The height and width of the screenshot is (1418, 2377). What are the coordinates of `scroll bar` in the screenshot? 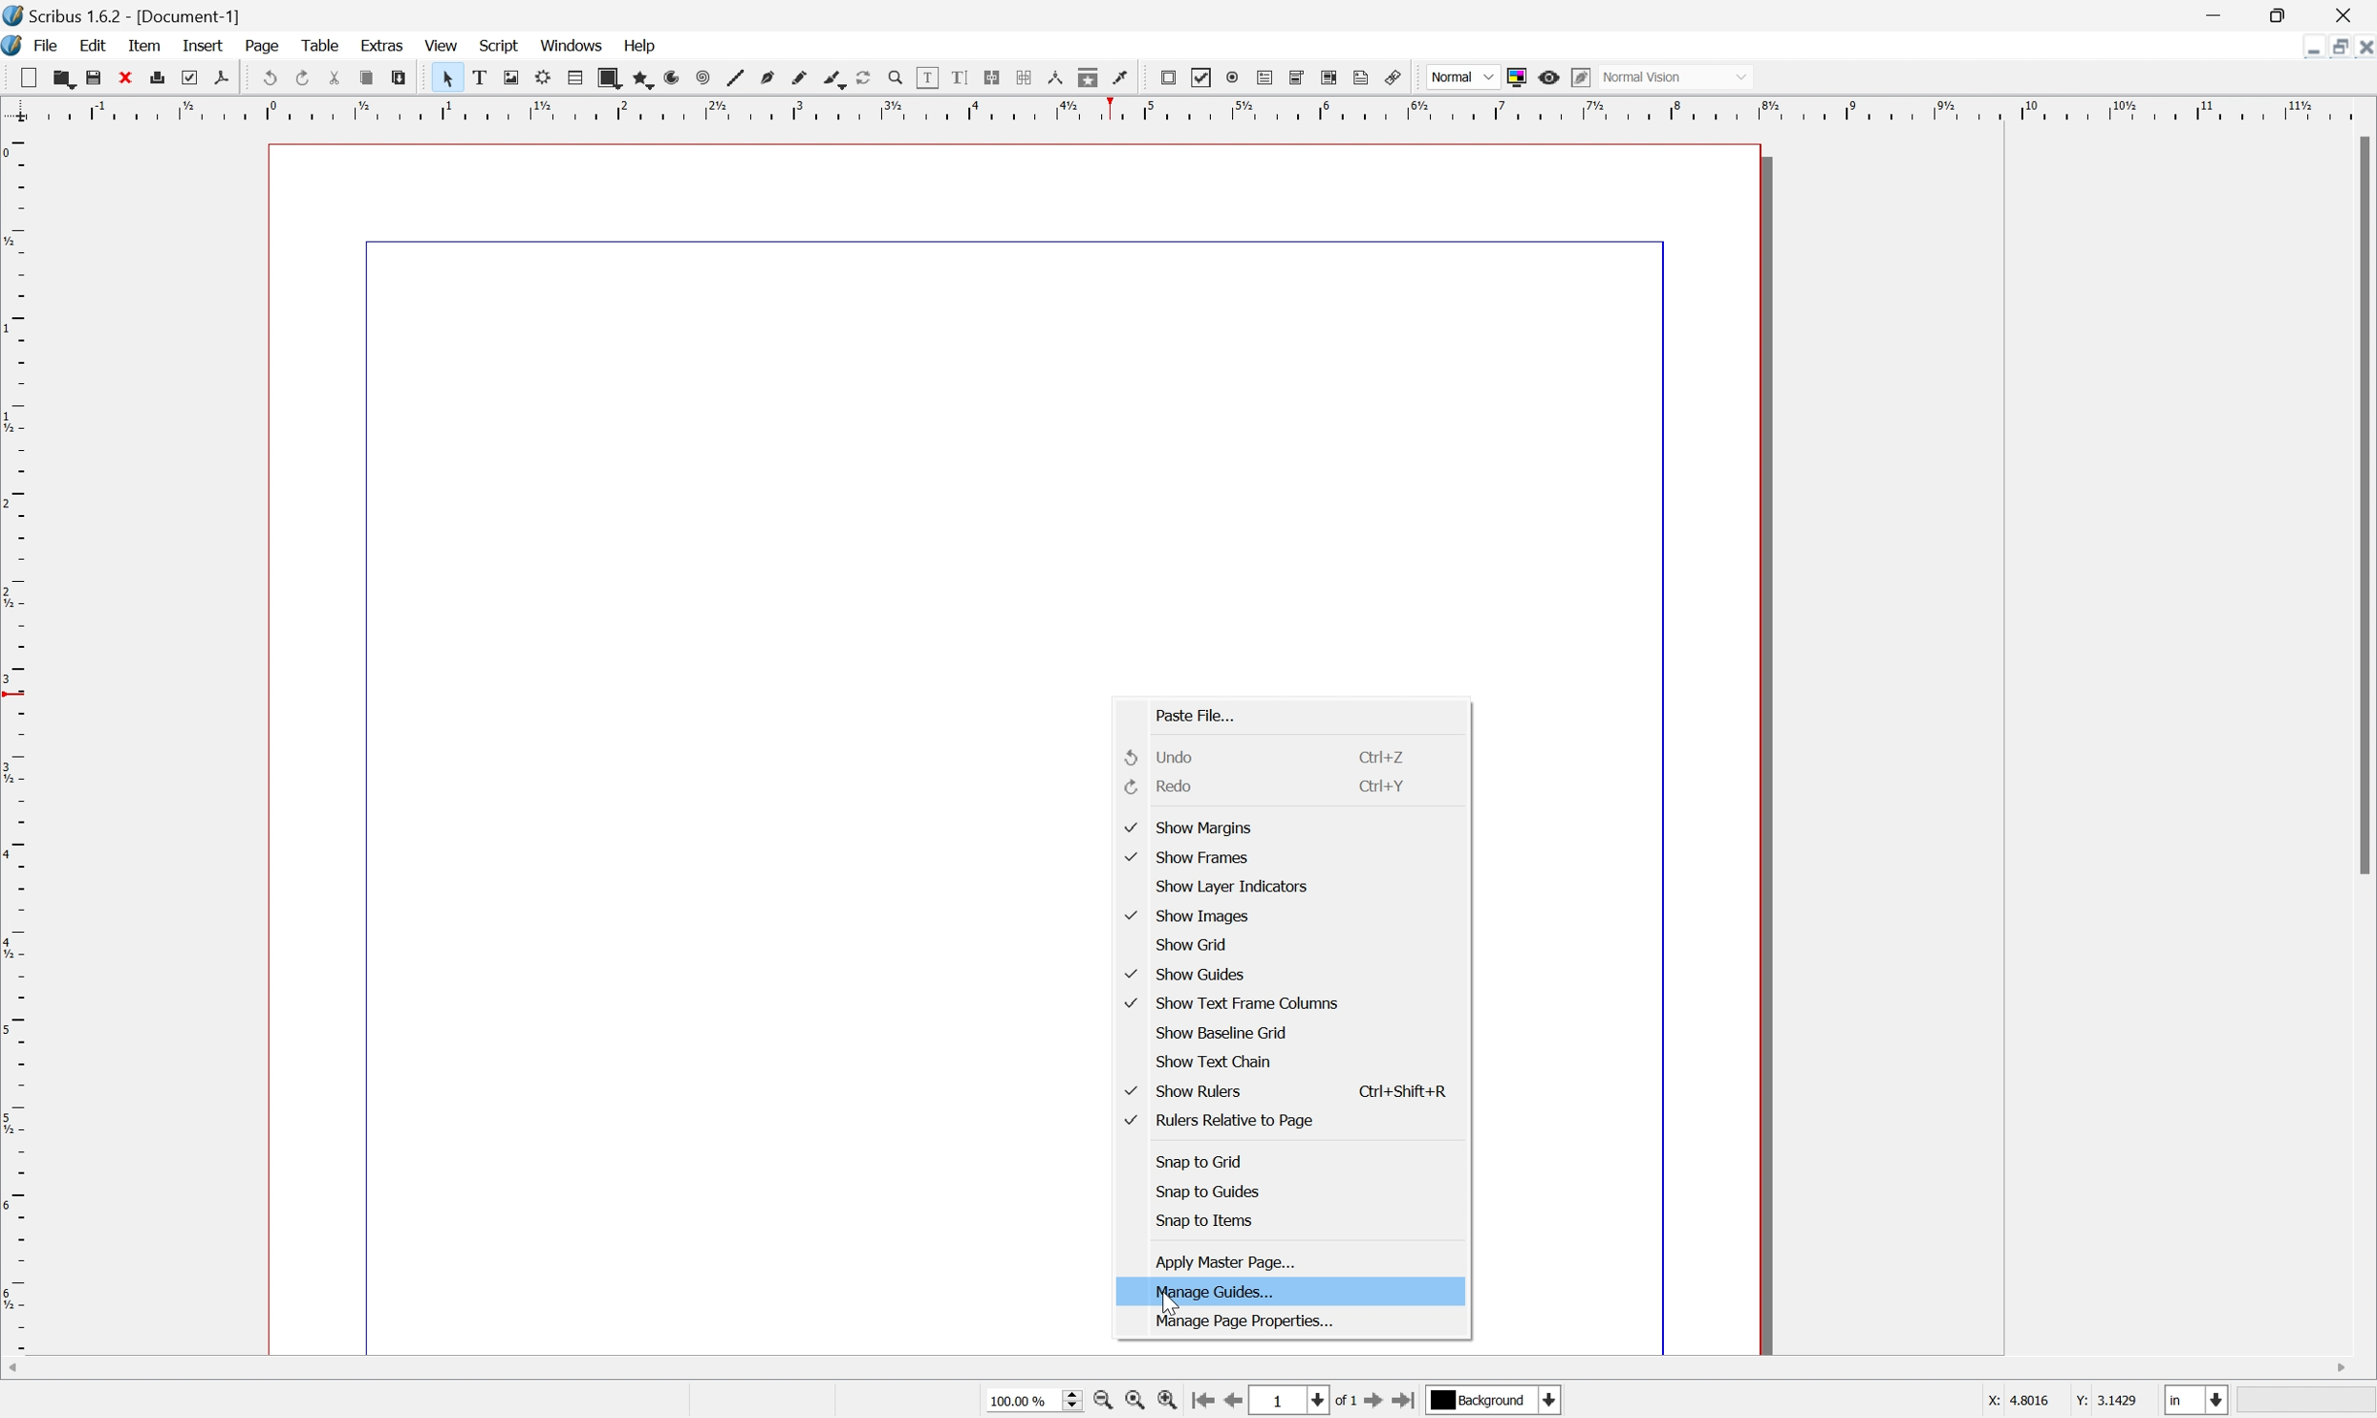 It's located at (1182, 1369).